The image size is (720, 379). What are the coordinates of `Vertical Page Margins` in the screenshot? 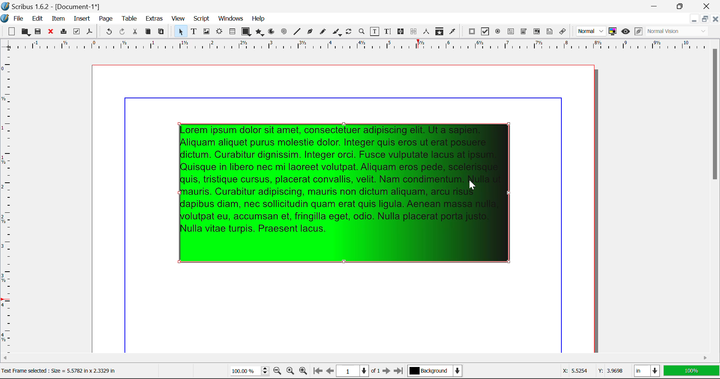 It's located at (360, 47).